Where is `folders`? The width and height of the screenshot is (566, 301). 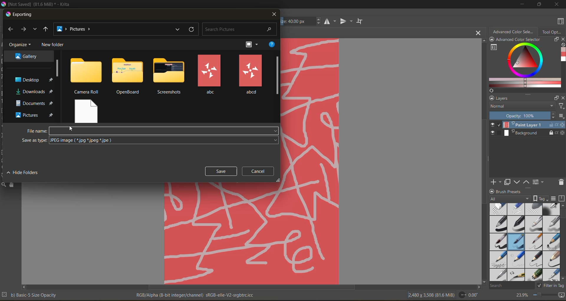
folders is located at coordinates (209, 75).